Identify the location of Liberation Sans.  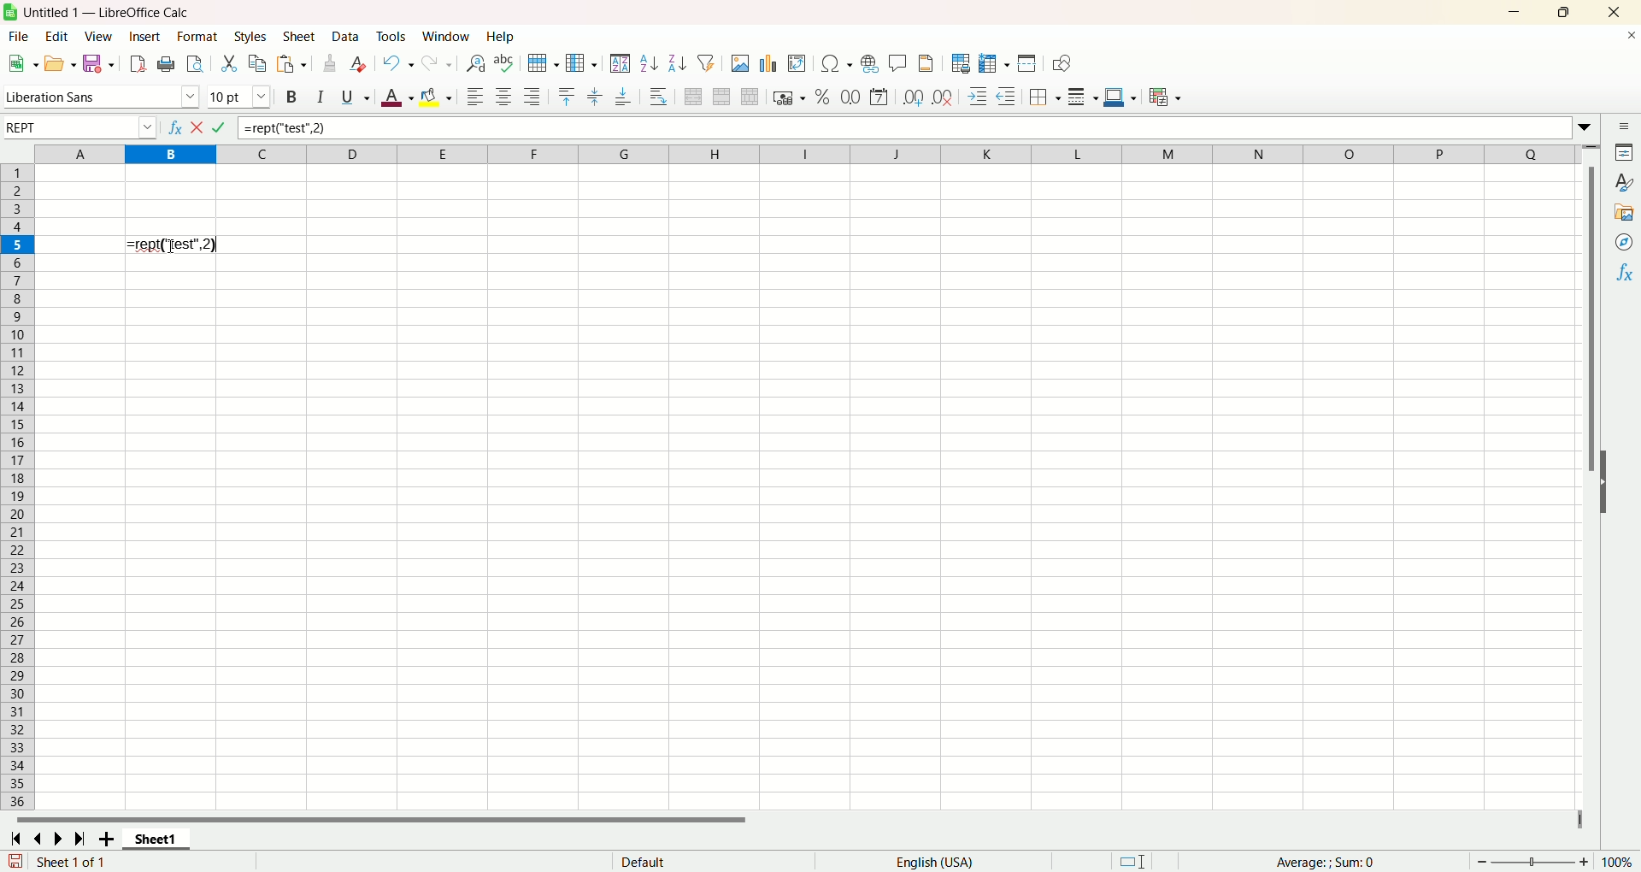
(102, 99).